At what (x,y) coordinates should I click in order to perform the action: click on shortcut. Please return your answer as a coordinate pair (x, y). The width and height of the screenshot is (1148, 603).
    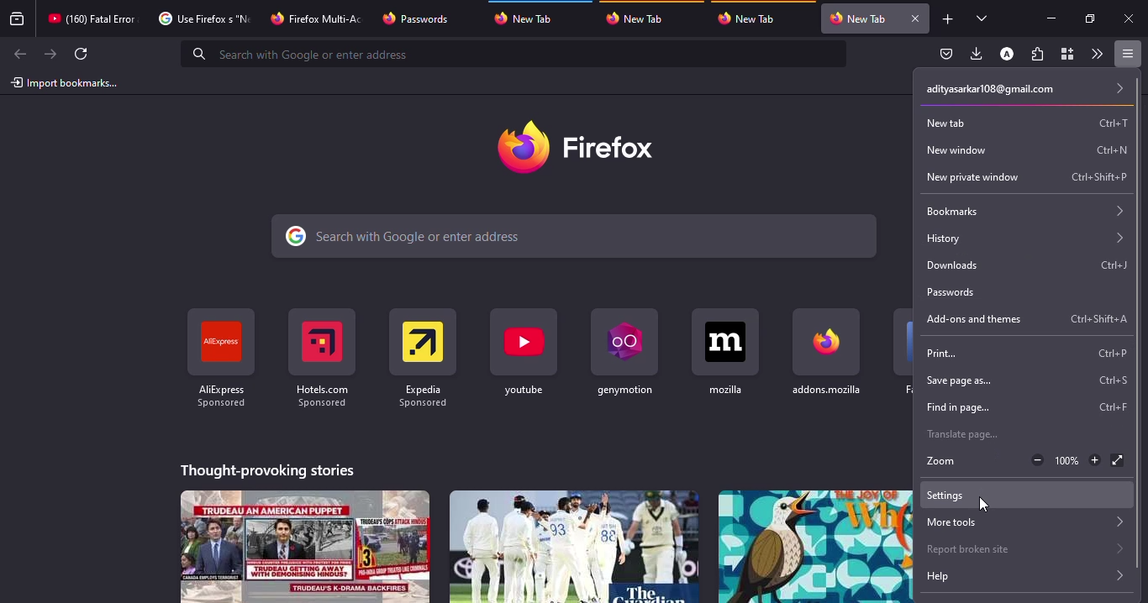
    Looking at the image, I should click on (321, 357).